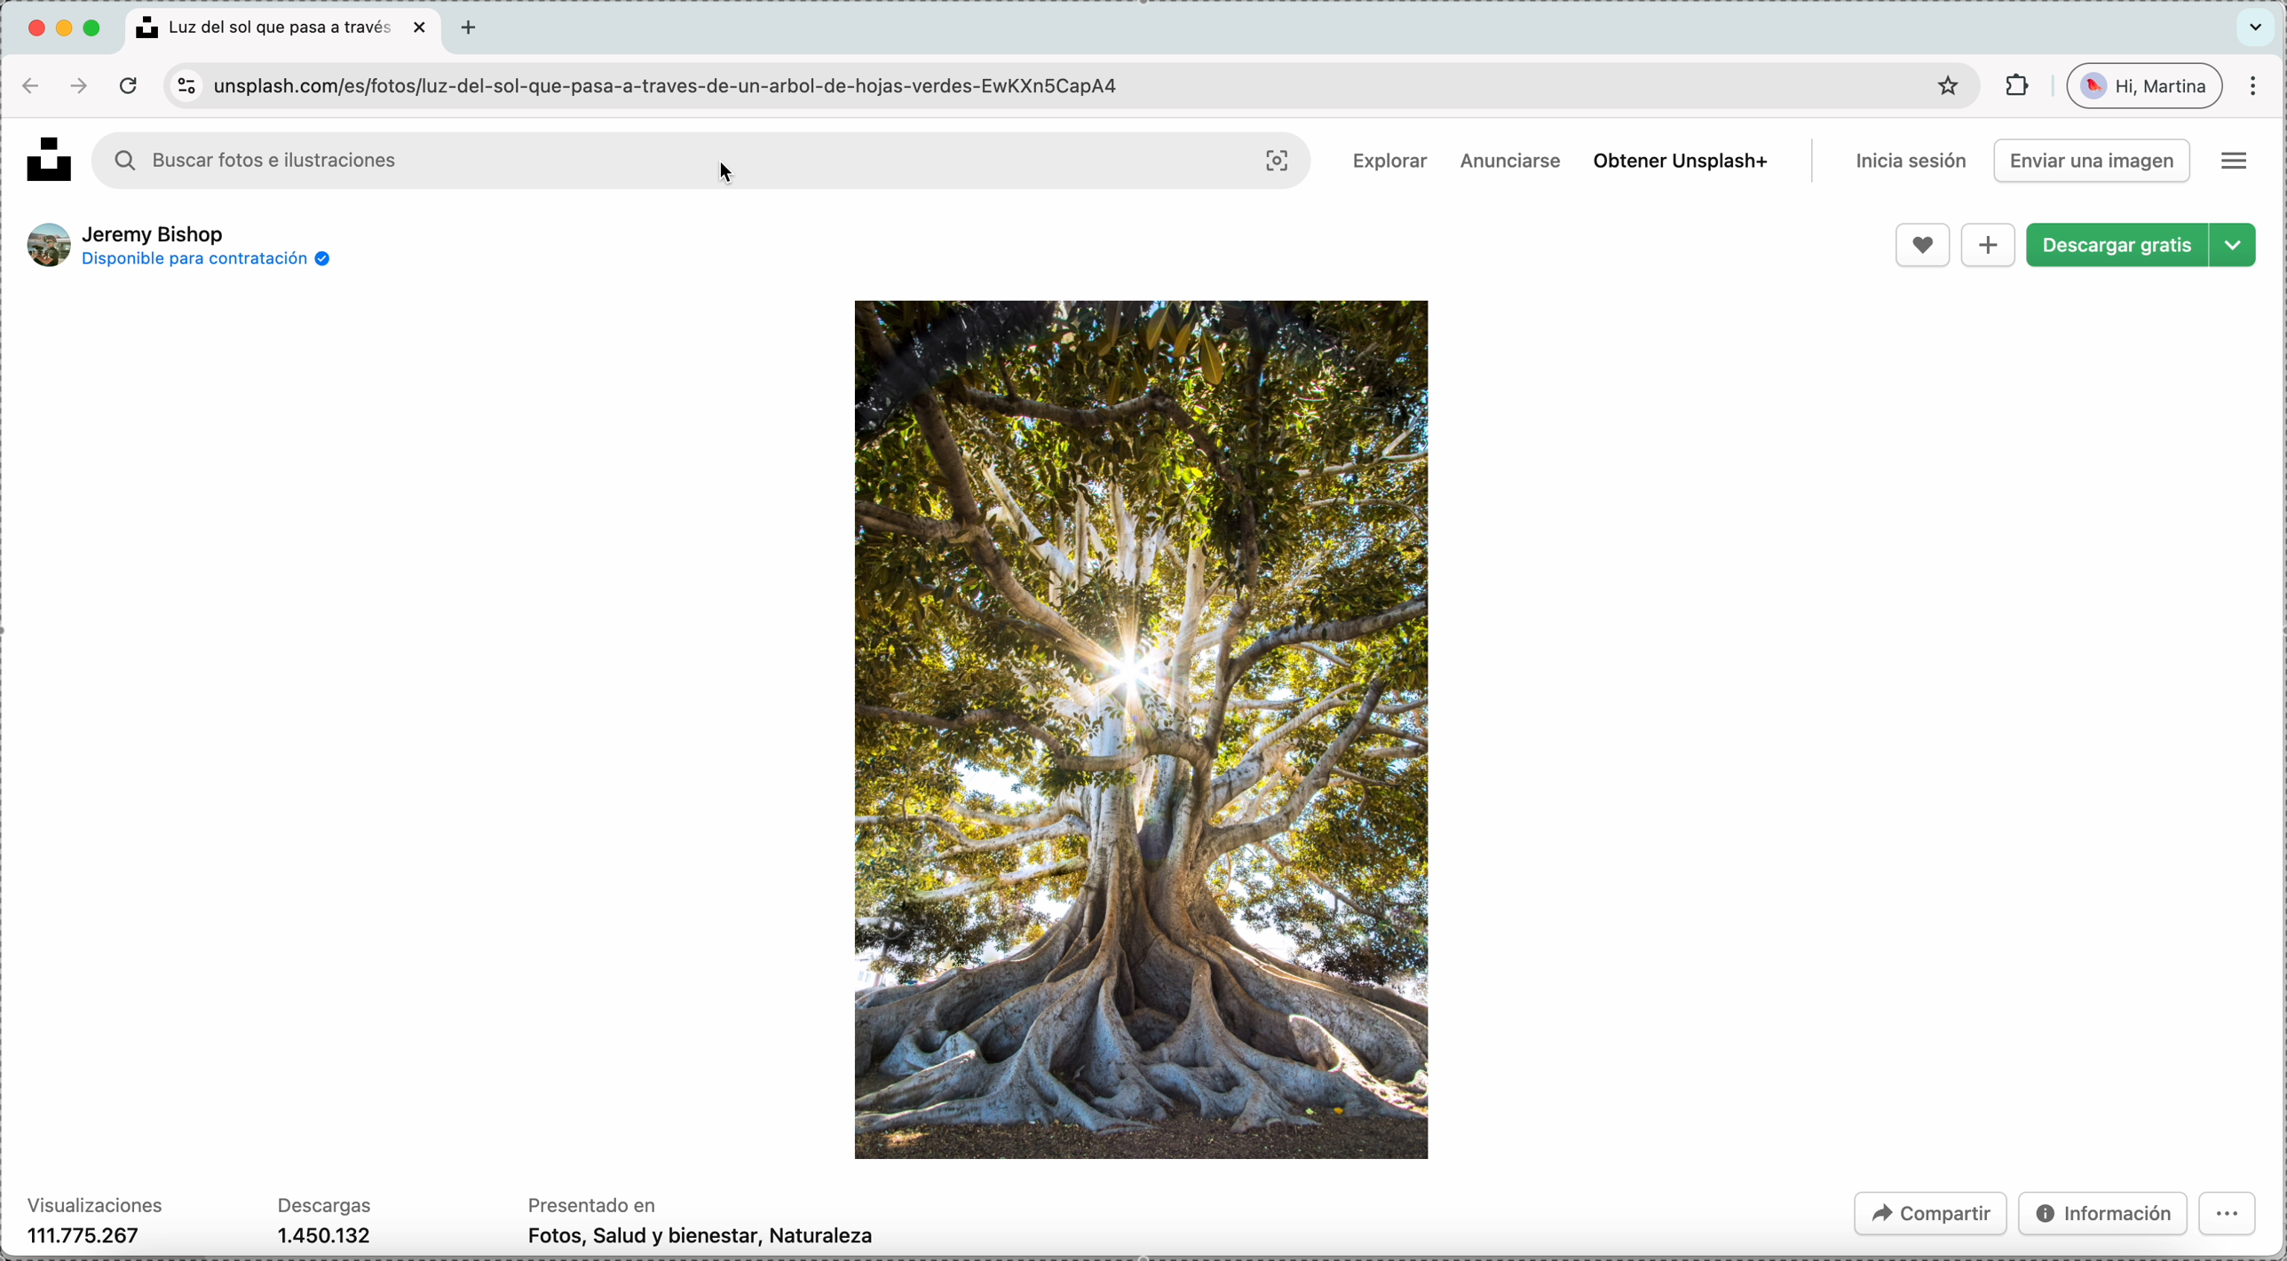 The height and width of the screenshot is (1261, 2287). I want to click on back, so click(28, 85).